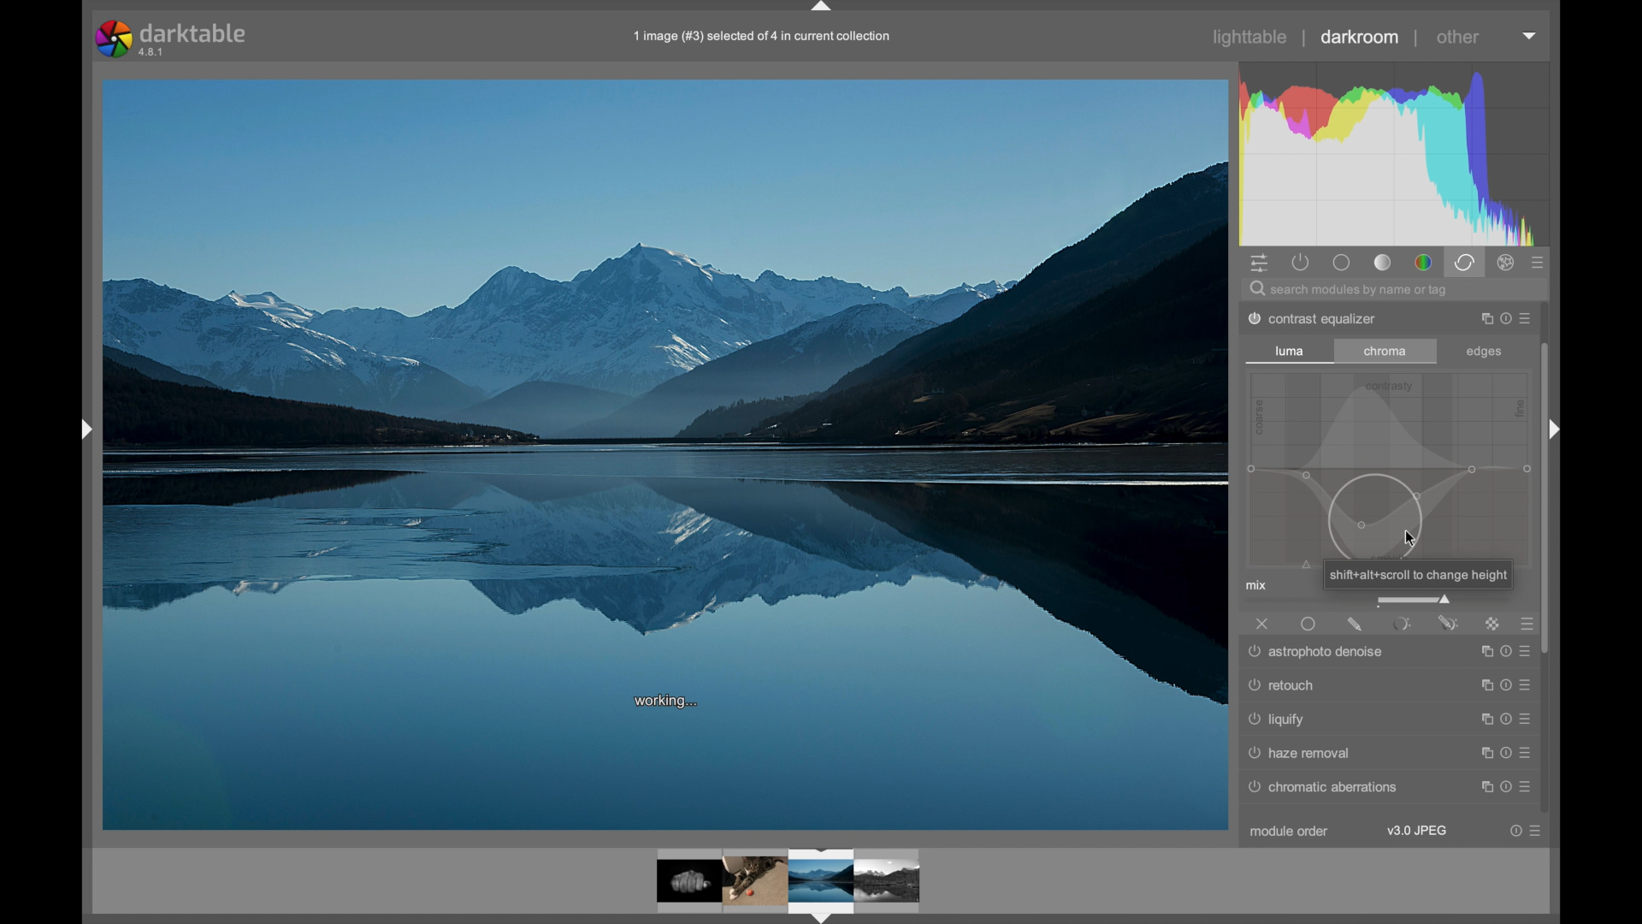  What do you see at coordinates (1360, 37) in the screenshot?
I see `darkroom` at bounding box center [1360, 37].